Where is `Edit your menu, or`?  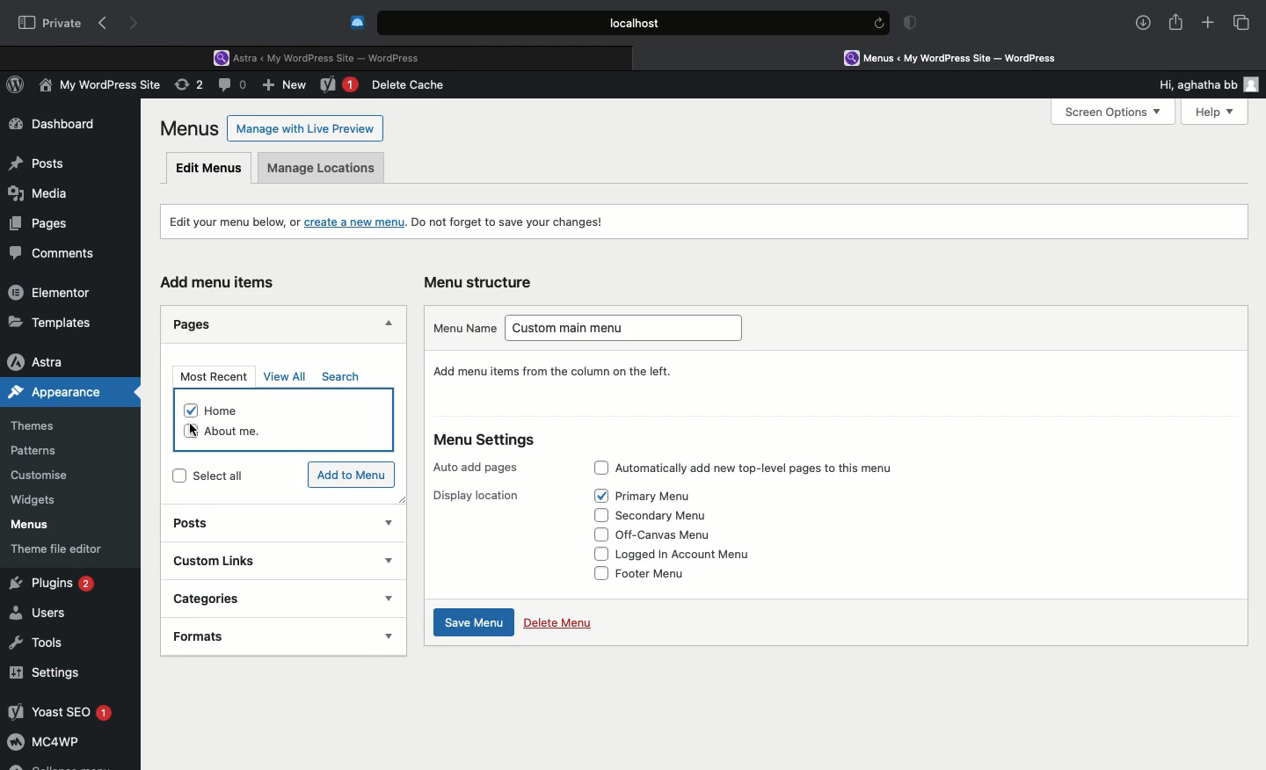
Edit your menu, or is located at coordinates (232, 222).